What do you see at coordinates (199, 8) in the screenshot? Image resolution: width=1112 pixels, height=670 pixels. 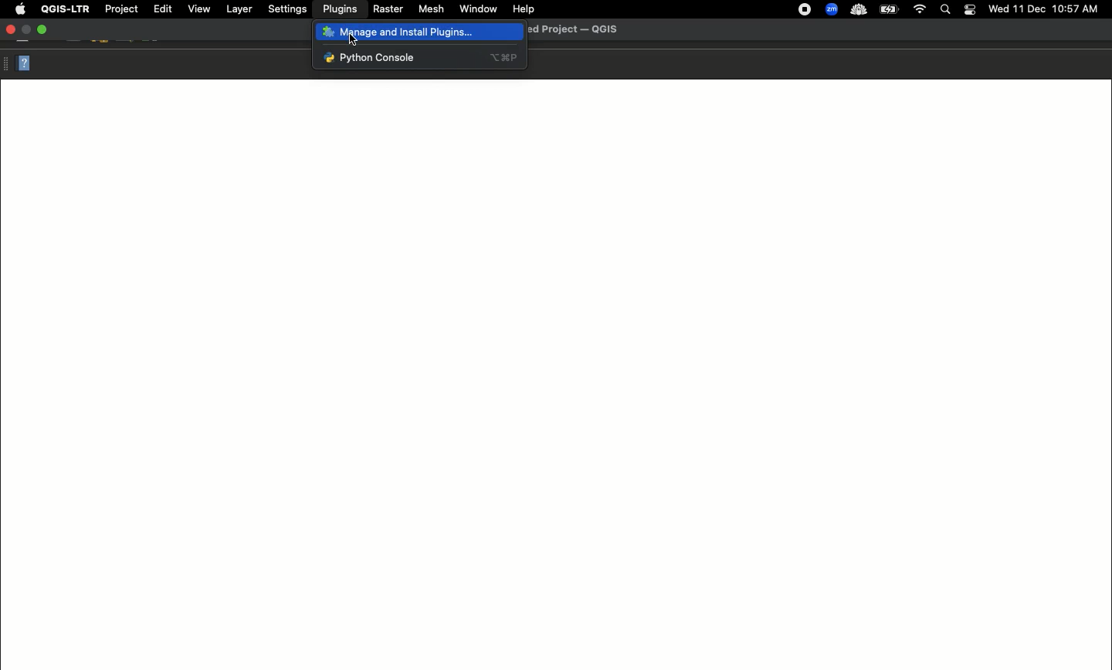 I see `View` at bounding box center [199, 8].